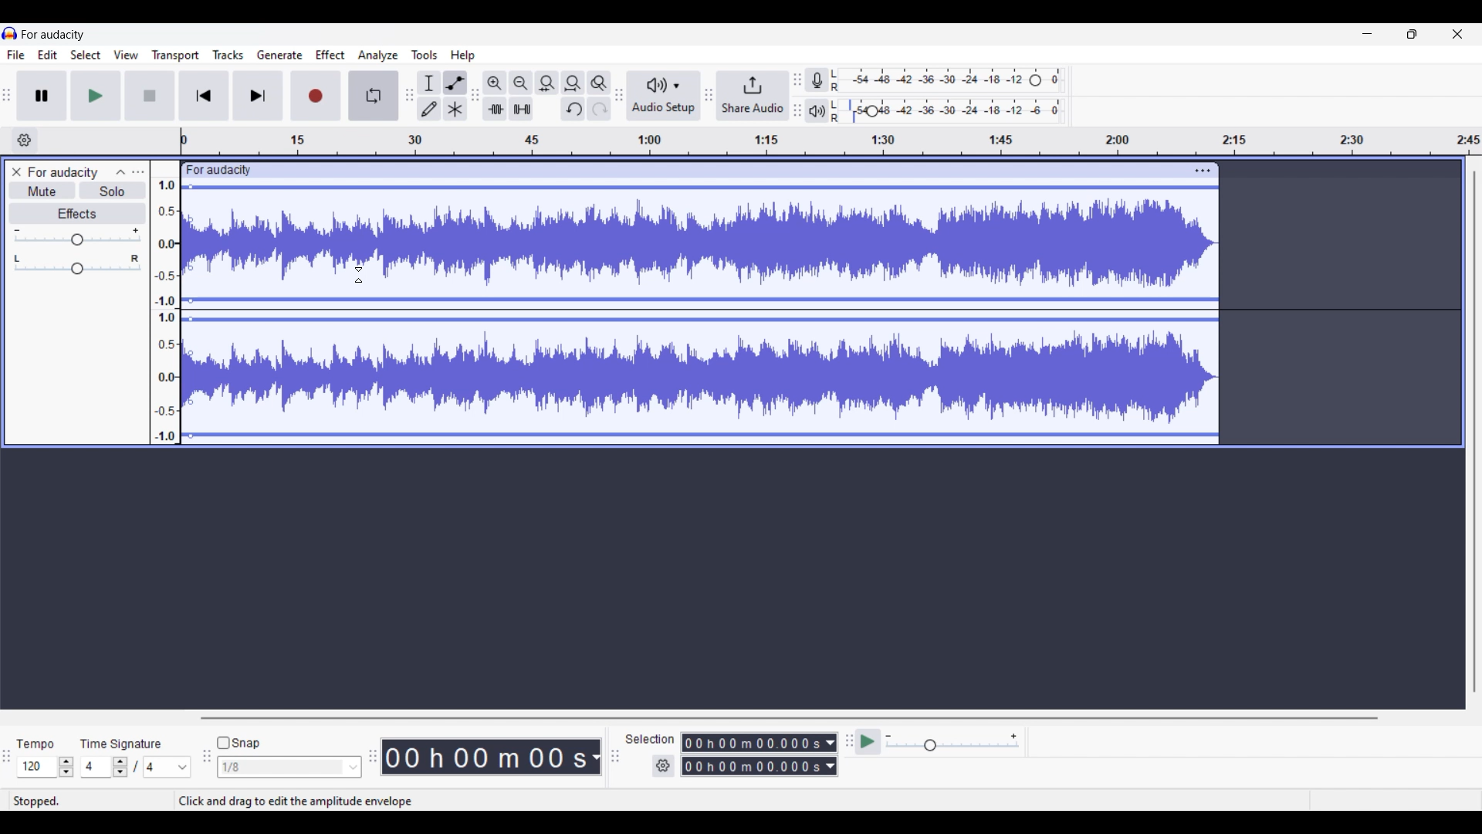  I want to click on Recording level, so click(947, 80).